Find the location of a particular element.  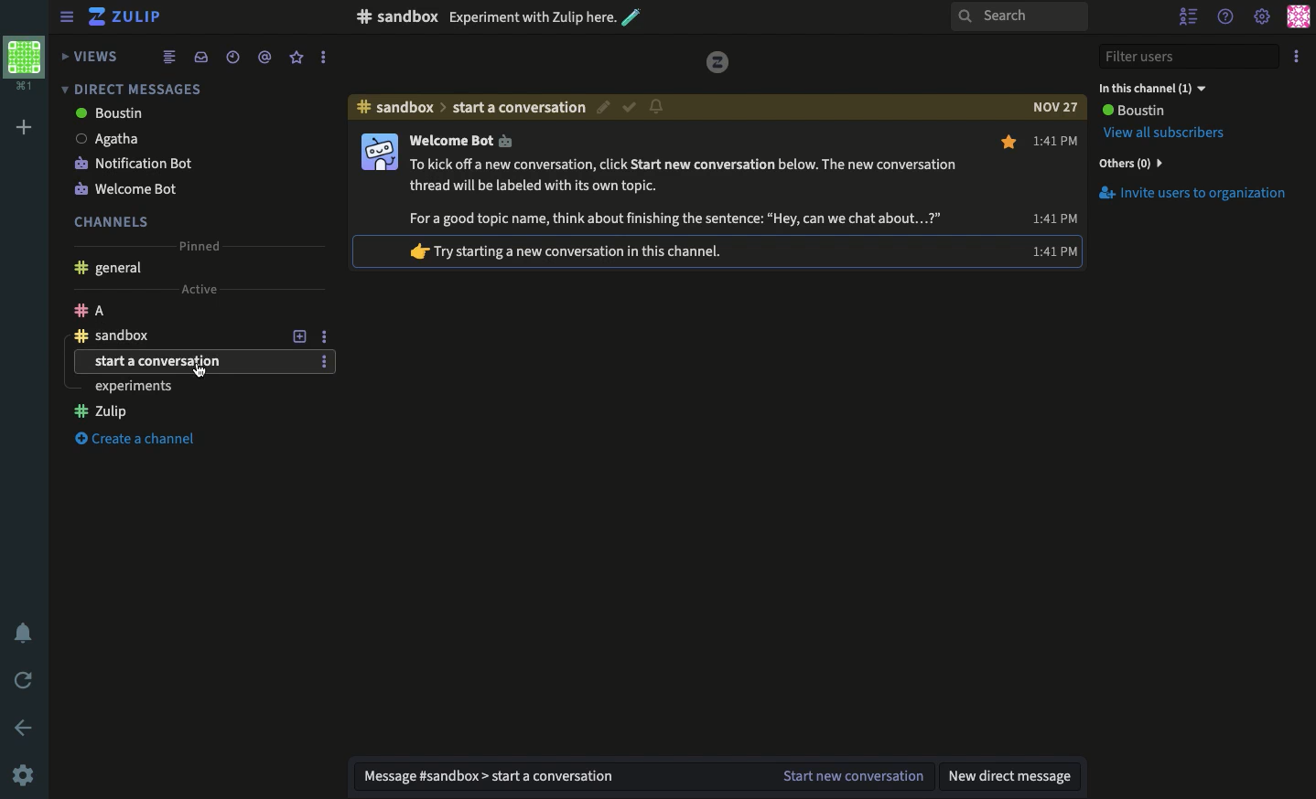

Resolved is located at coordinates (630, 108).